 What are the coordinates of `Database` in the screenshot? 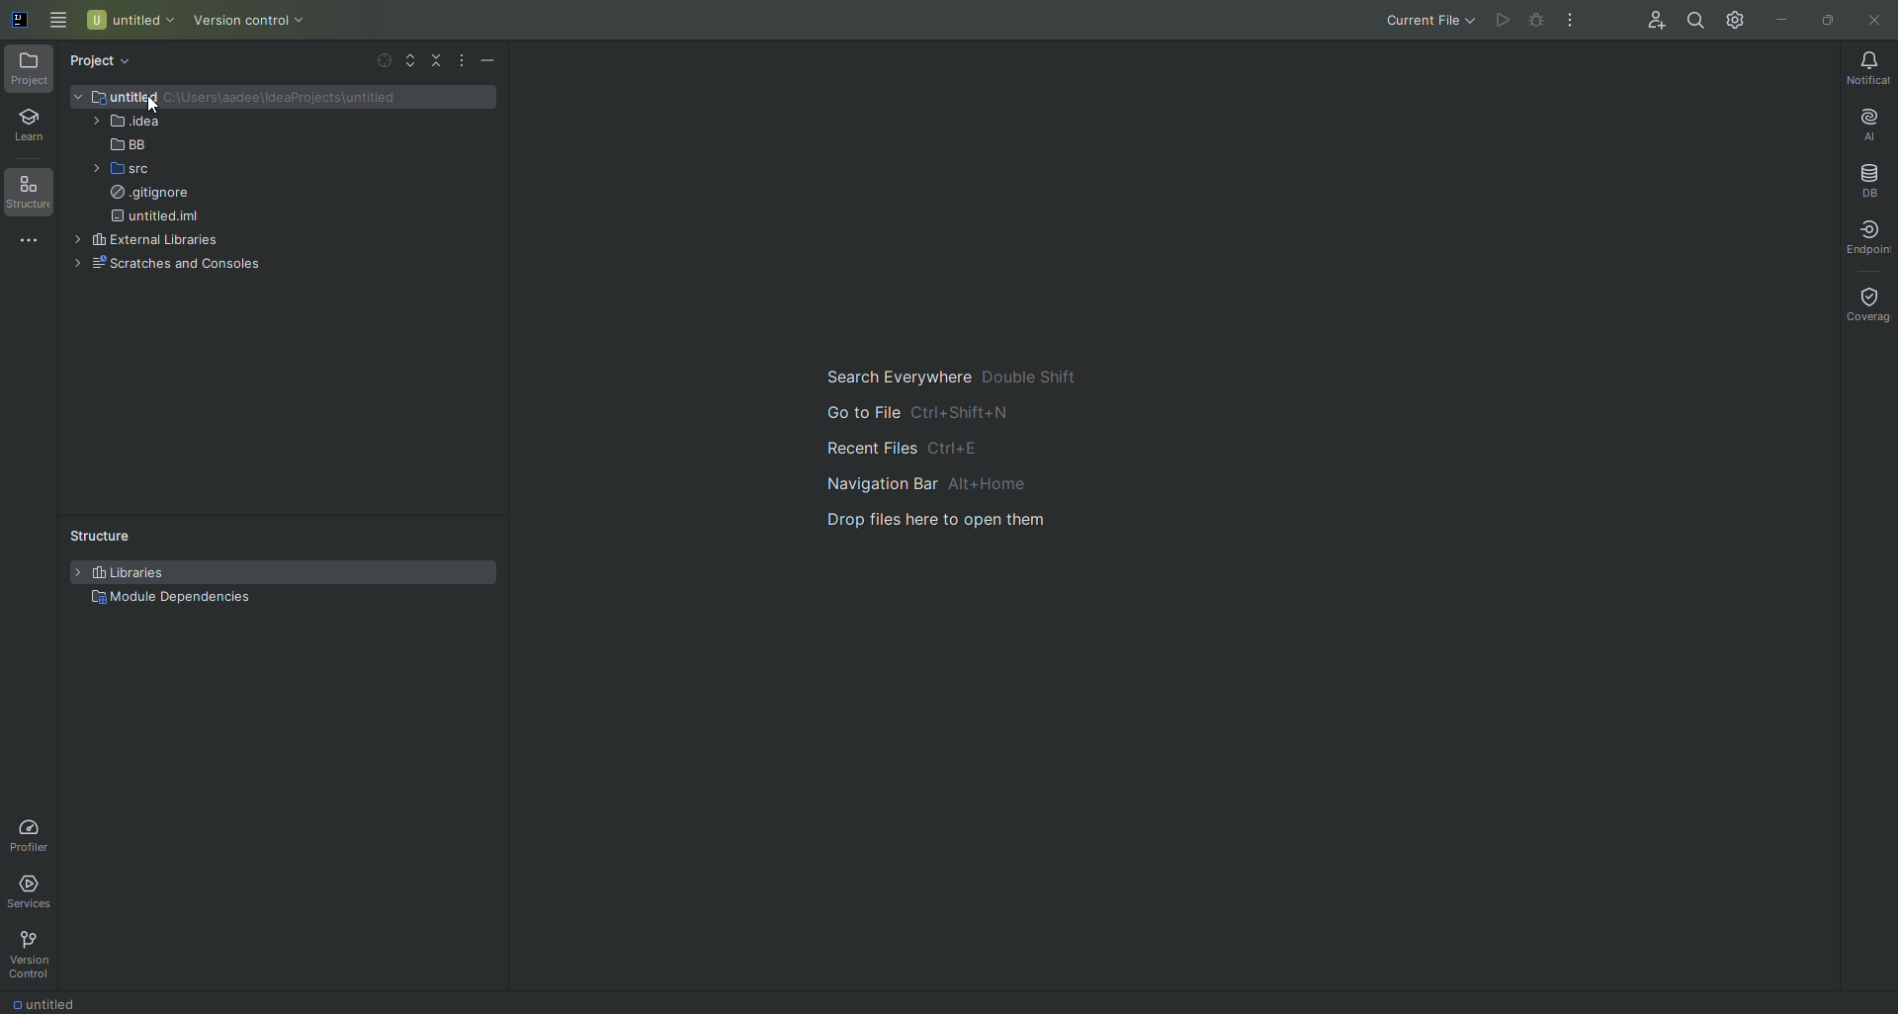 It's located at (1862, 181).